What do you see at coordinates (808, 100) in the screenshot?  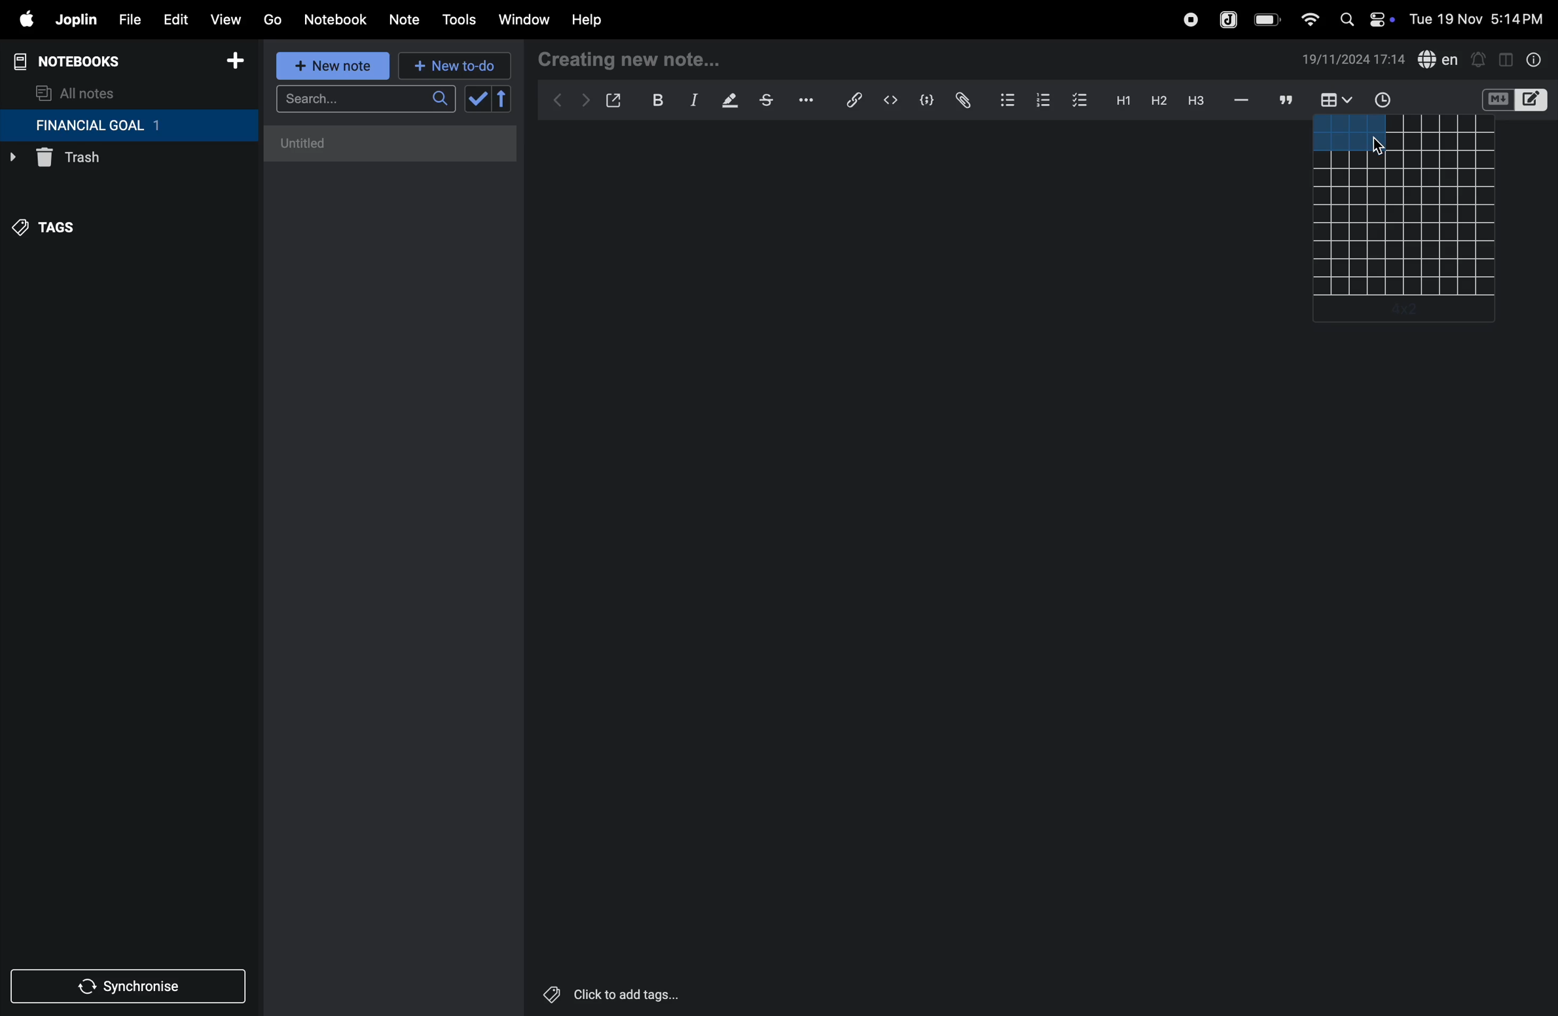 I see `options` at bounding box center [808, 100].